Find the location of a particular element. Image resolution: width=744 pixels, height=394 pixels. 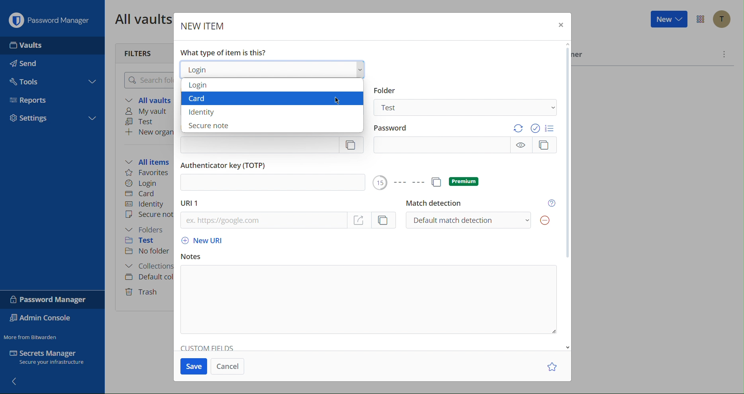

Card is located at coordinates (144, 195).